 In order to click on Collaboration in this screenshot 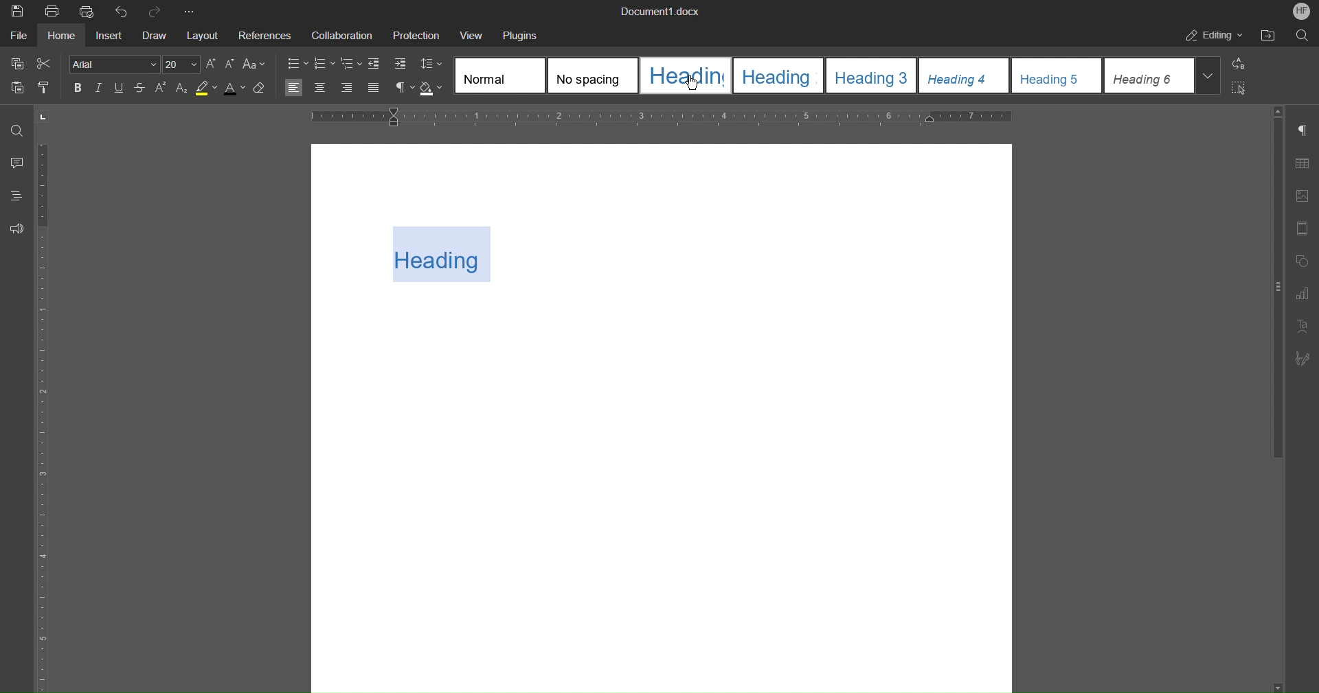, I will do `click(342, 34)`.